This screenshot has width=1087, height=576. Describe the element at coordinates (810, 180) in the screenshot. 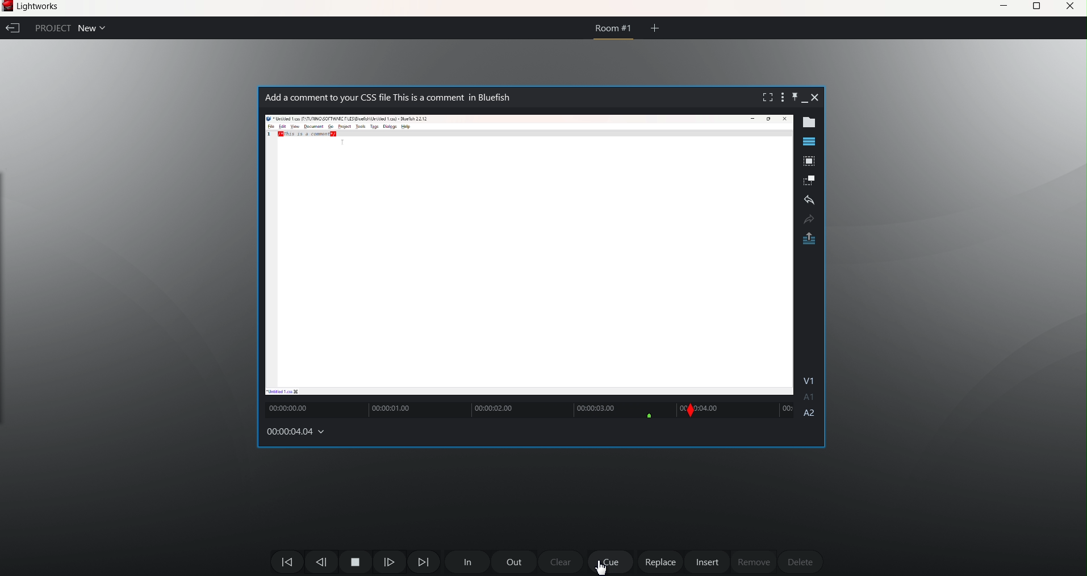

I see `make subclip` at that location.